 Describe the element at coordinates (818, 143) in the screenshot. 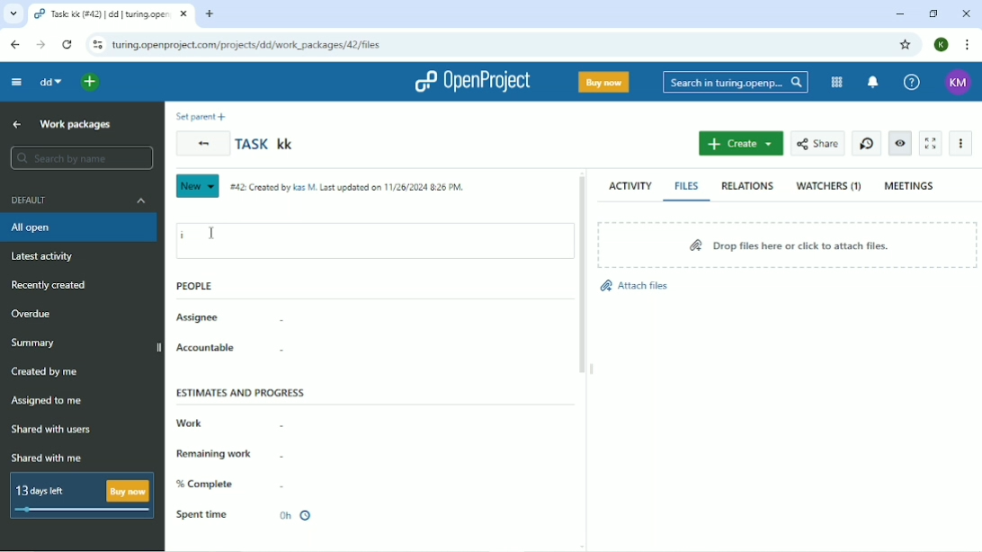

I see `Share` at that location.